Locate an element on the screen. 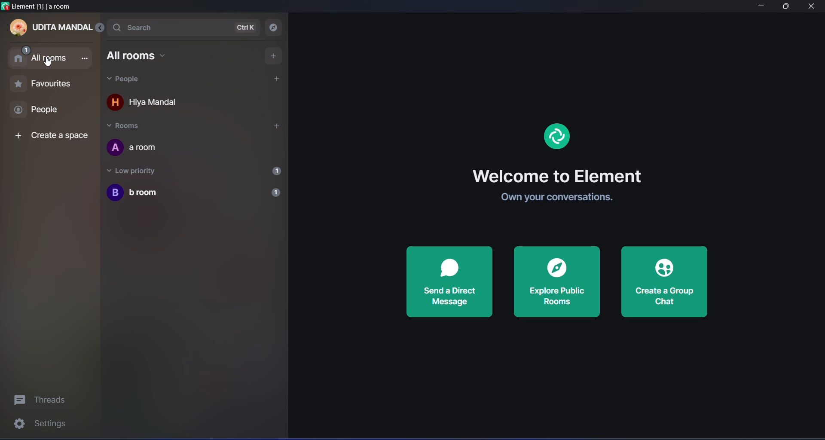 Image resolution: width=825 pixels, height=440 pixels. Ctrl K is located at coordinates (247, 27).